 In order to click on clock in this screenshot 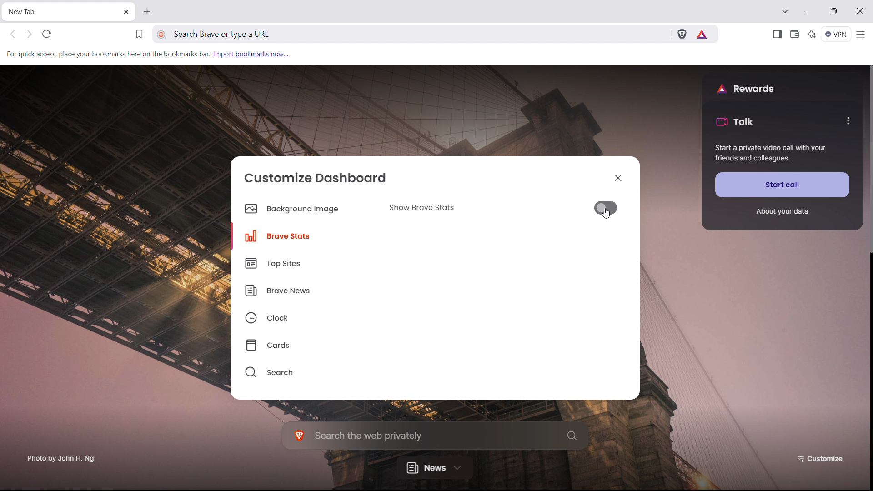, I will do `click(304, 316)`.